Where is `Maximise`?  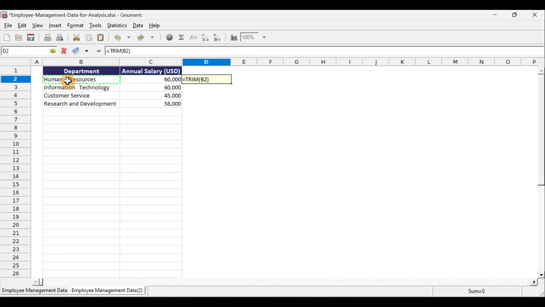
Maximise is located at coordinates (512, 17).